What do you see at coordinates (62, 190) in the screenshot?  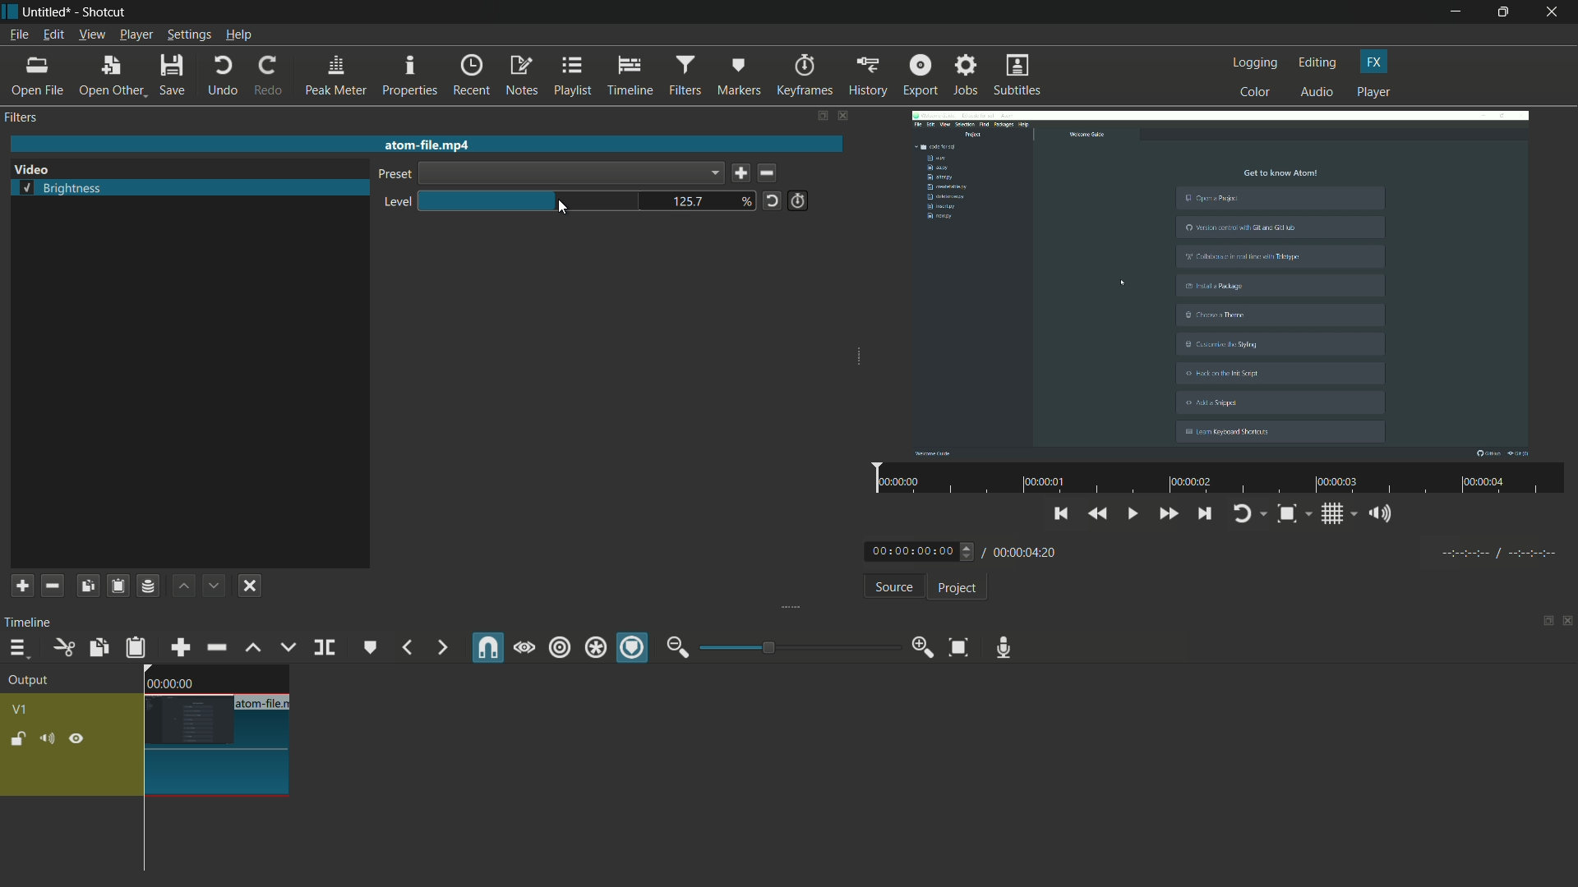 I see `brightness` at bounding box center [62, 190].